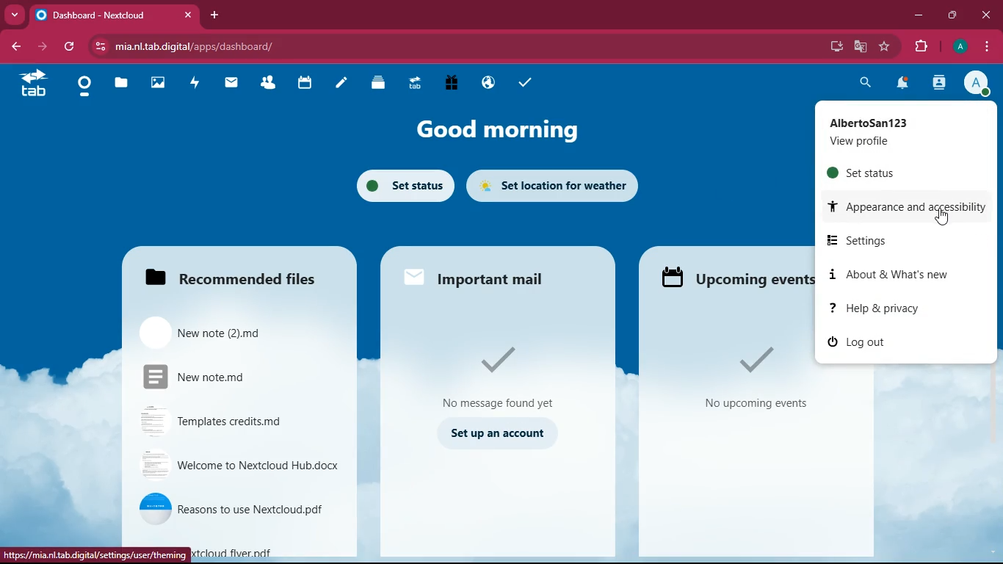  What do you see at coordinates (375, 84) in the screenshot?
I see `layers` at bounding box center [375, 84].